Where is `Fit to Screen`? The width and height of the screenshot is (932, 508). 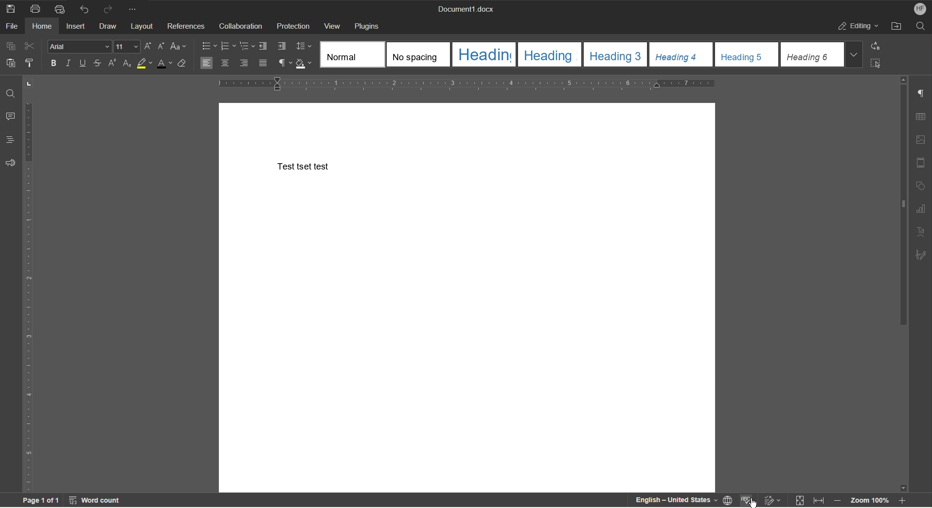 Fit to Screen is located at coordinates (799, 501).